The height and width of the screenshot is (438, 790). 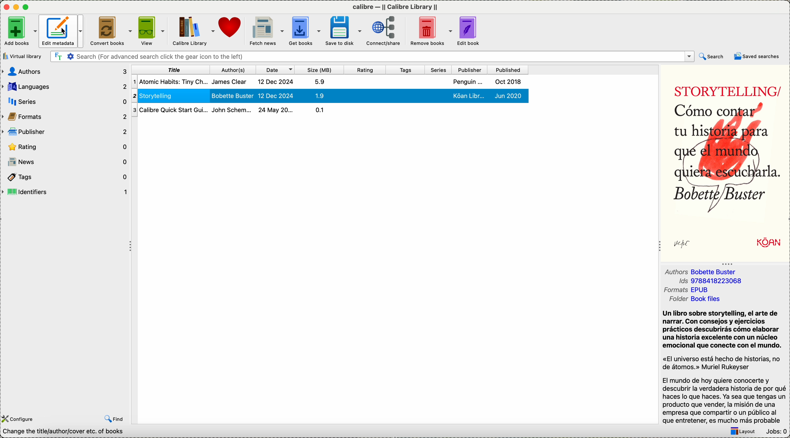 I want to click on Three Dots, so click(x=726, y=263).